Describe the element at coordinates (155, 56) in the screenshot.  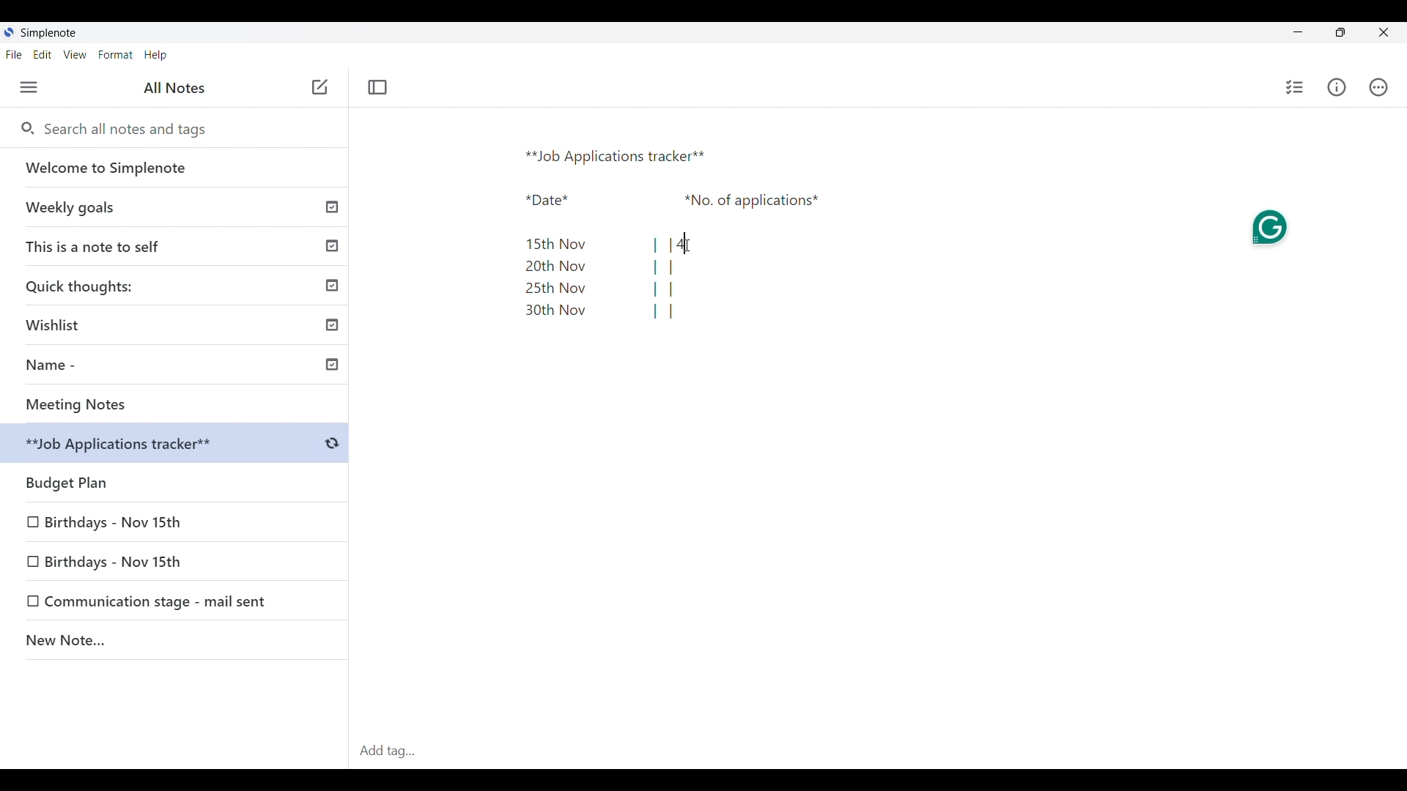
I see `Help` at that location.